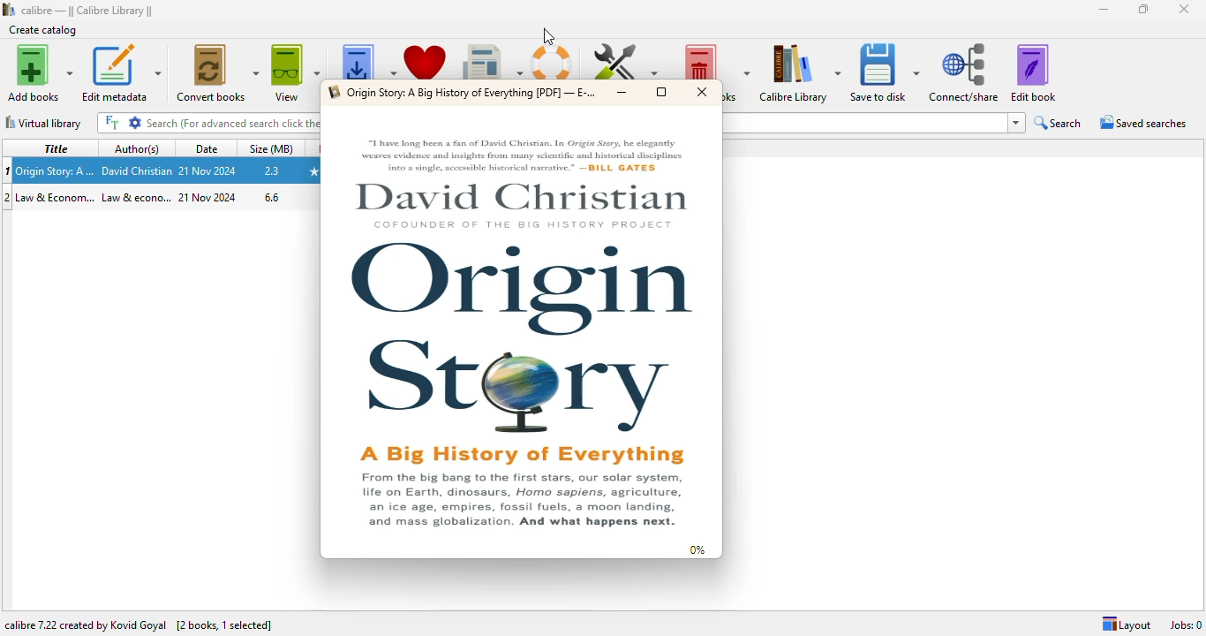 The height and width of the screenshot is (636, 1206). I want to click on FT, so click(111, 123).